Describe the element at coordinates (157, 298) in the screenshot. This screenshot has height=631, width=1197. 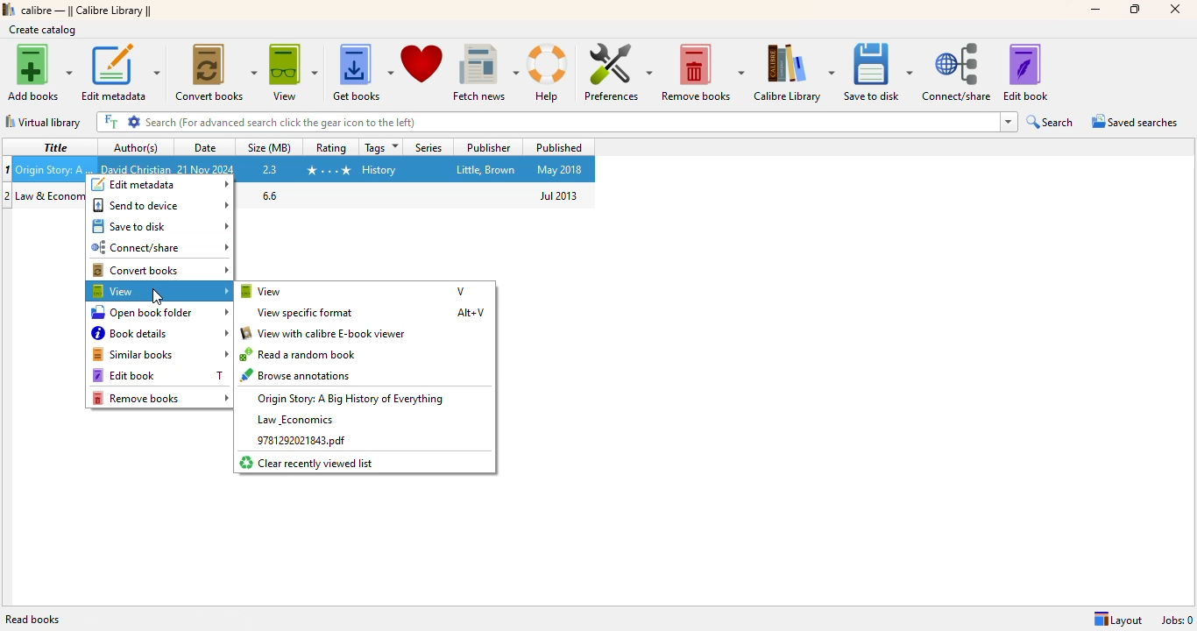
I see `cursor` at that location.